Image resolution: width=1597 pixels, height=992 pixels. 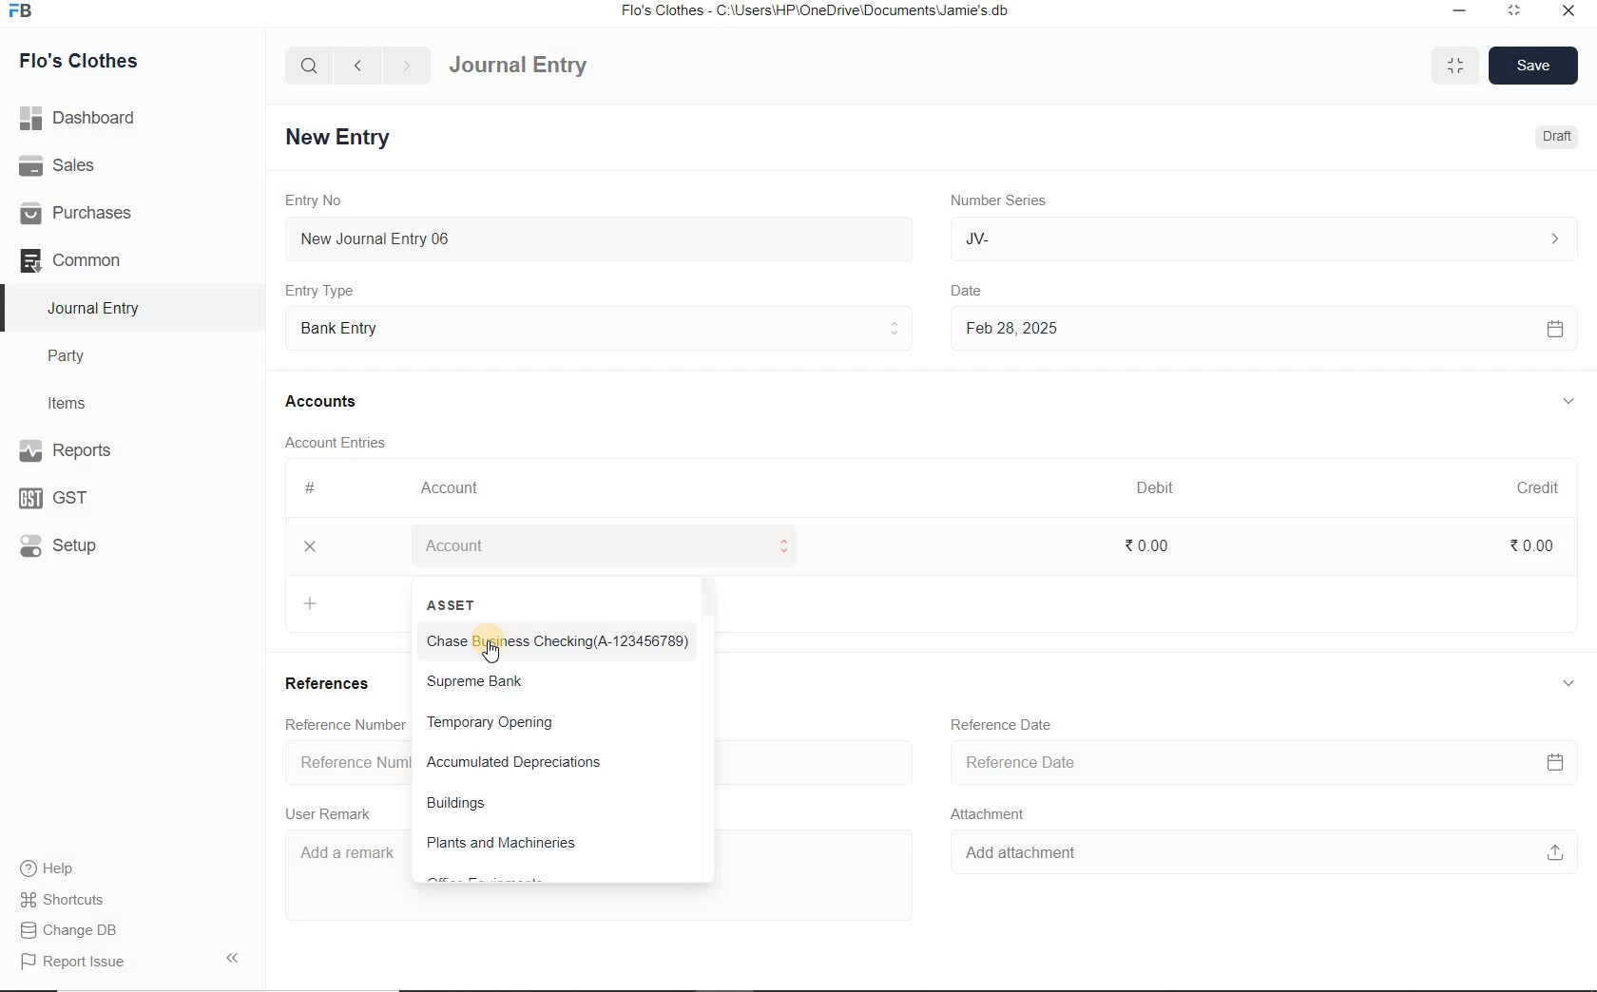 What do you see at coordinates (1157, 487) in the screenshot?
I see `Debit` at bounding box center [1157, 487].